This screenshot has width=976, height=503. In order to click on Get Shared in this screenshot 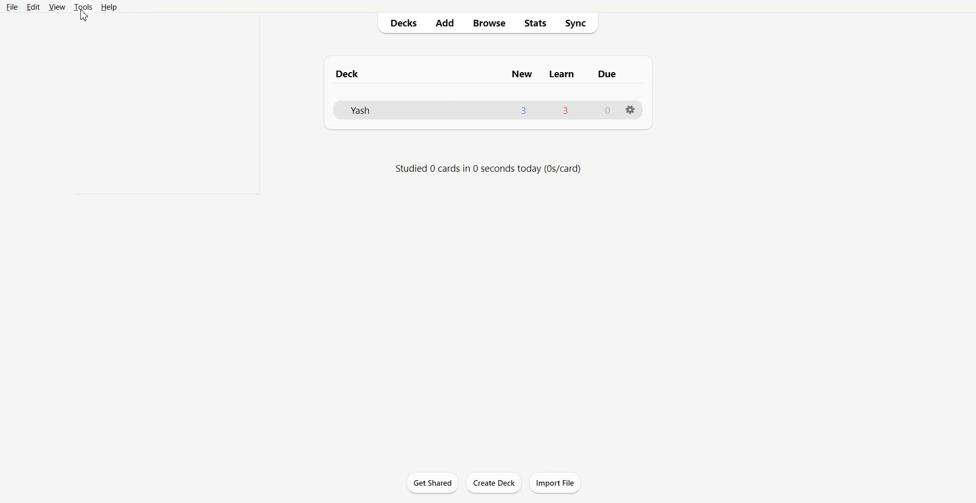, I will do `click(433, 482)`.